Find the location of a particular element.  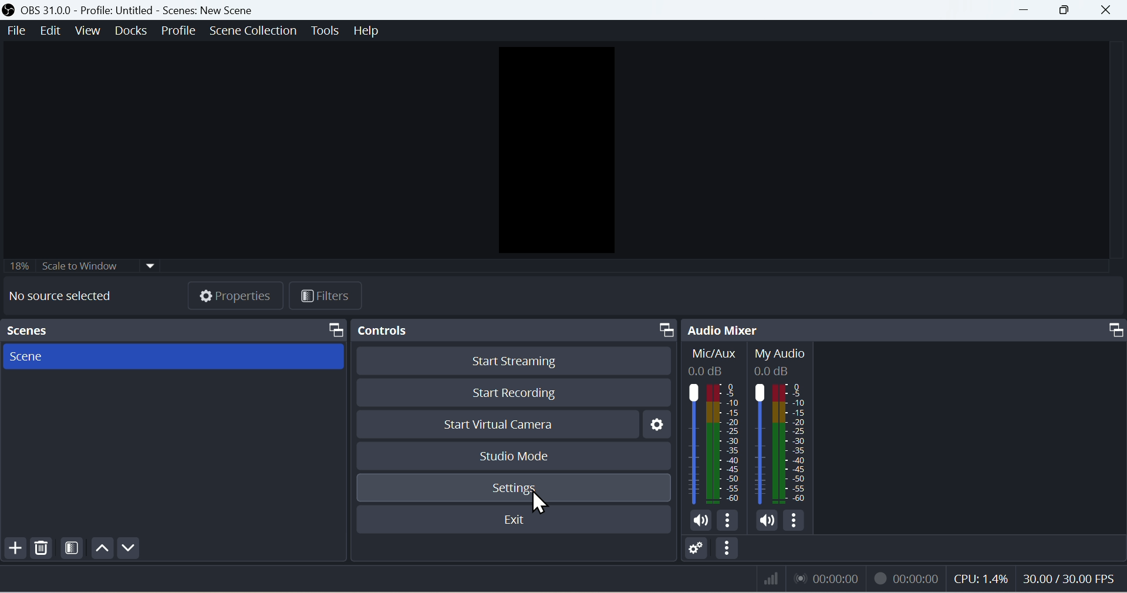

Properties is located at coordinates (238, 296).